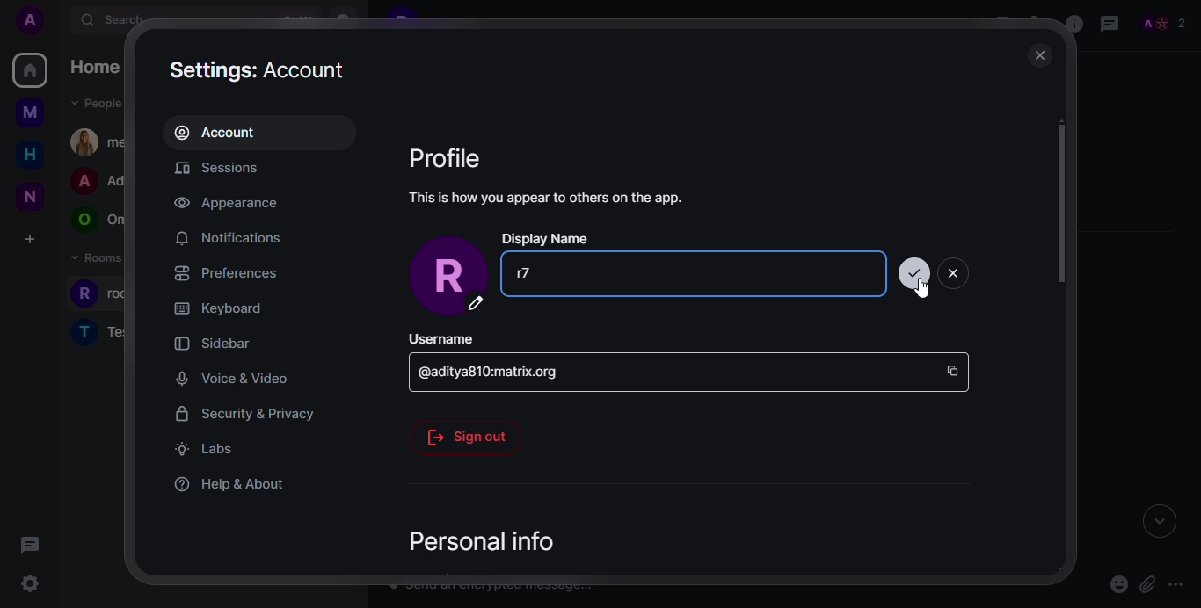 The width and height of the screenshot is (1201, 608). Describe the element at coordinates (28, 21) in the screenshot. I see `profile` at that location.